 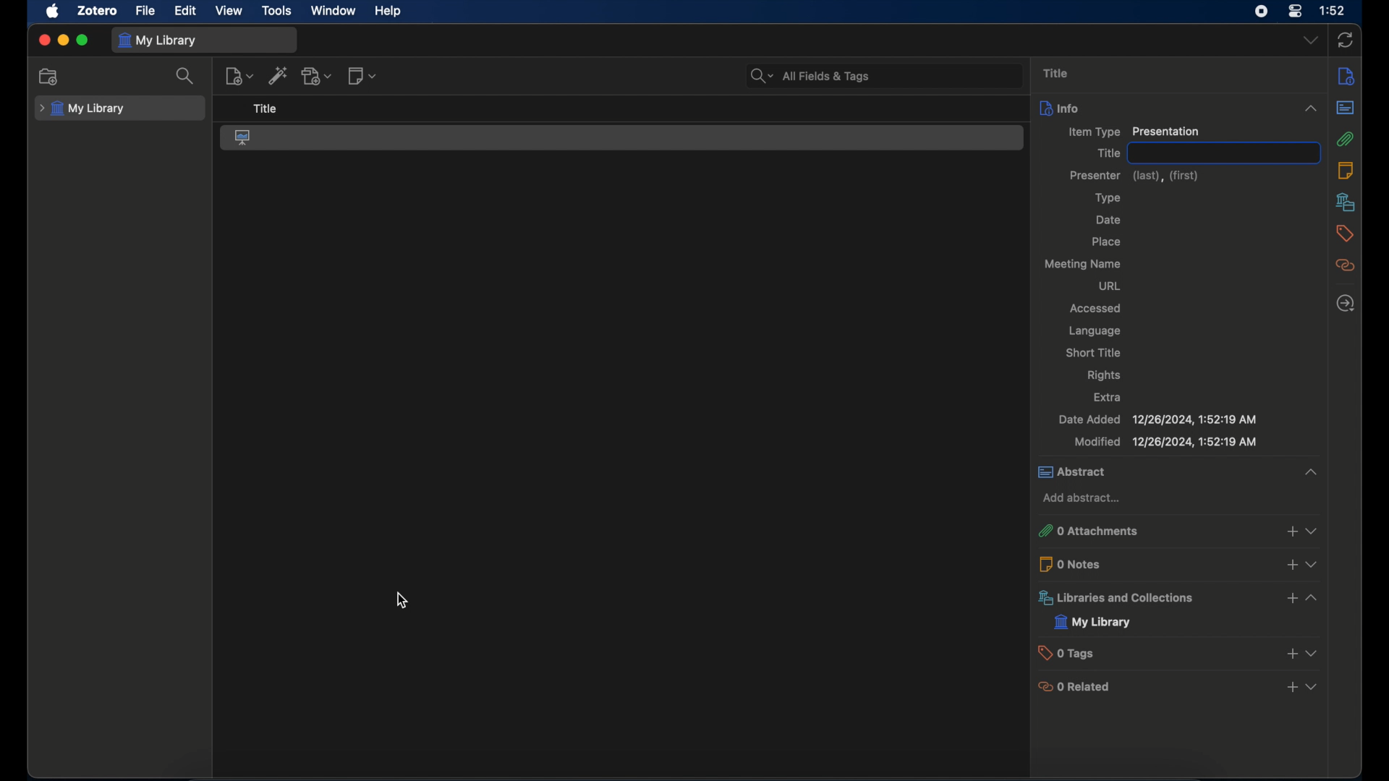 What do you see at coordinates (187, 77) in the screenshot?
I see `search` at bounding box center [187, 77].